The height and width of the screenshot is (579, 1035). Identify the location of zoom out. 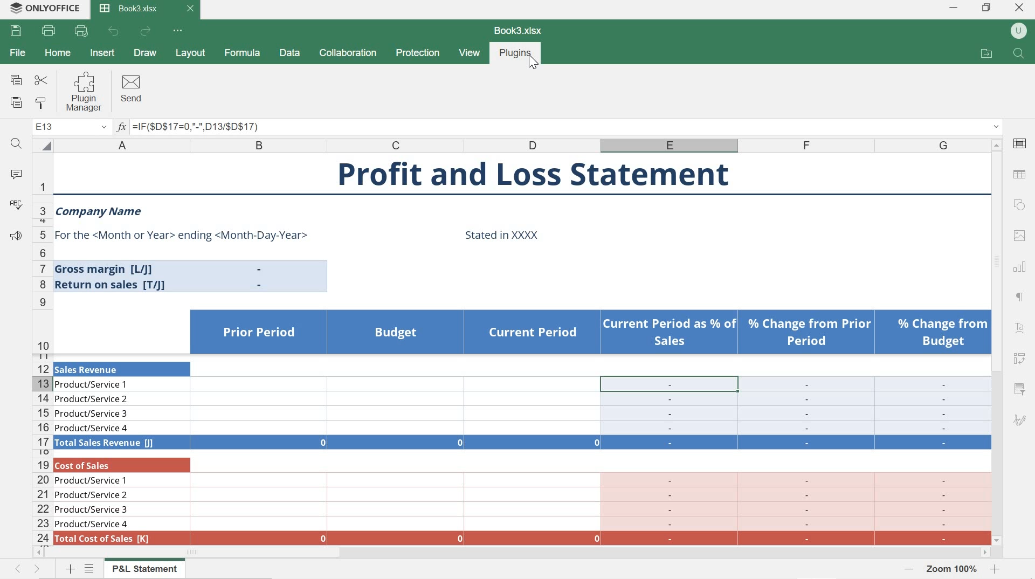
(910, 568).